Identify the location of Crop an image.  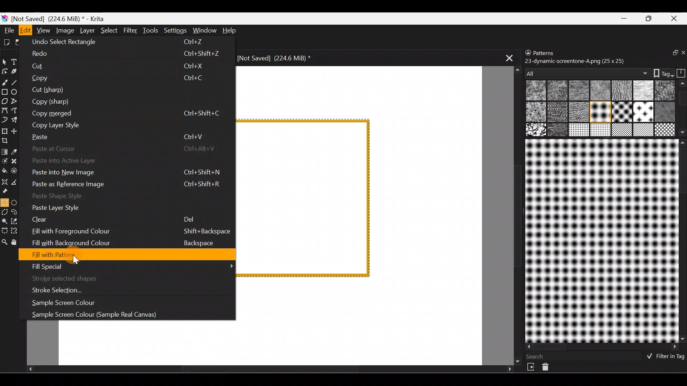
(8, 142).